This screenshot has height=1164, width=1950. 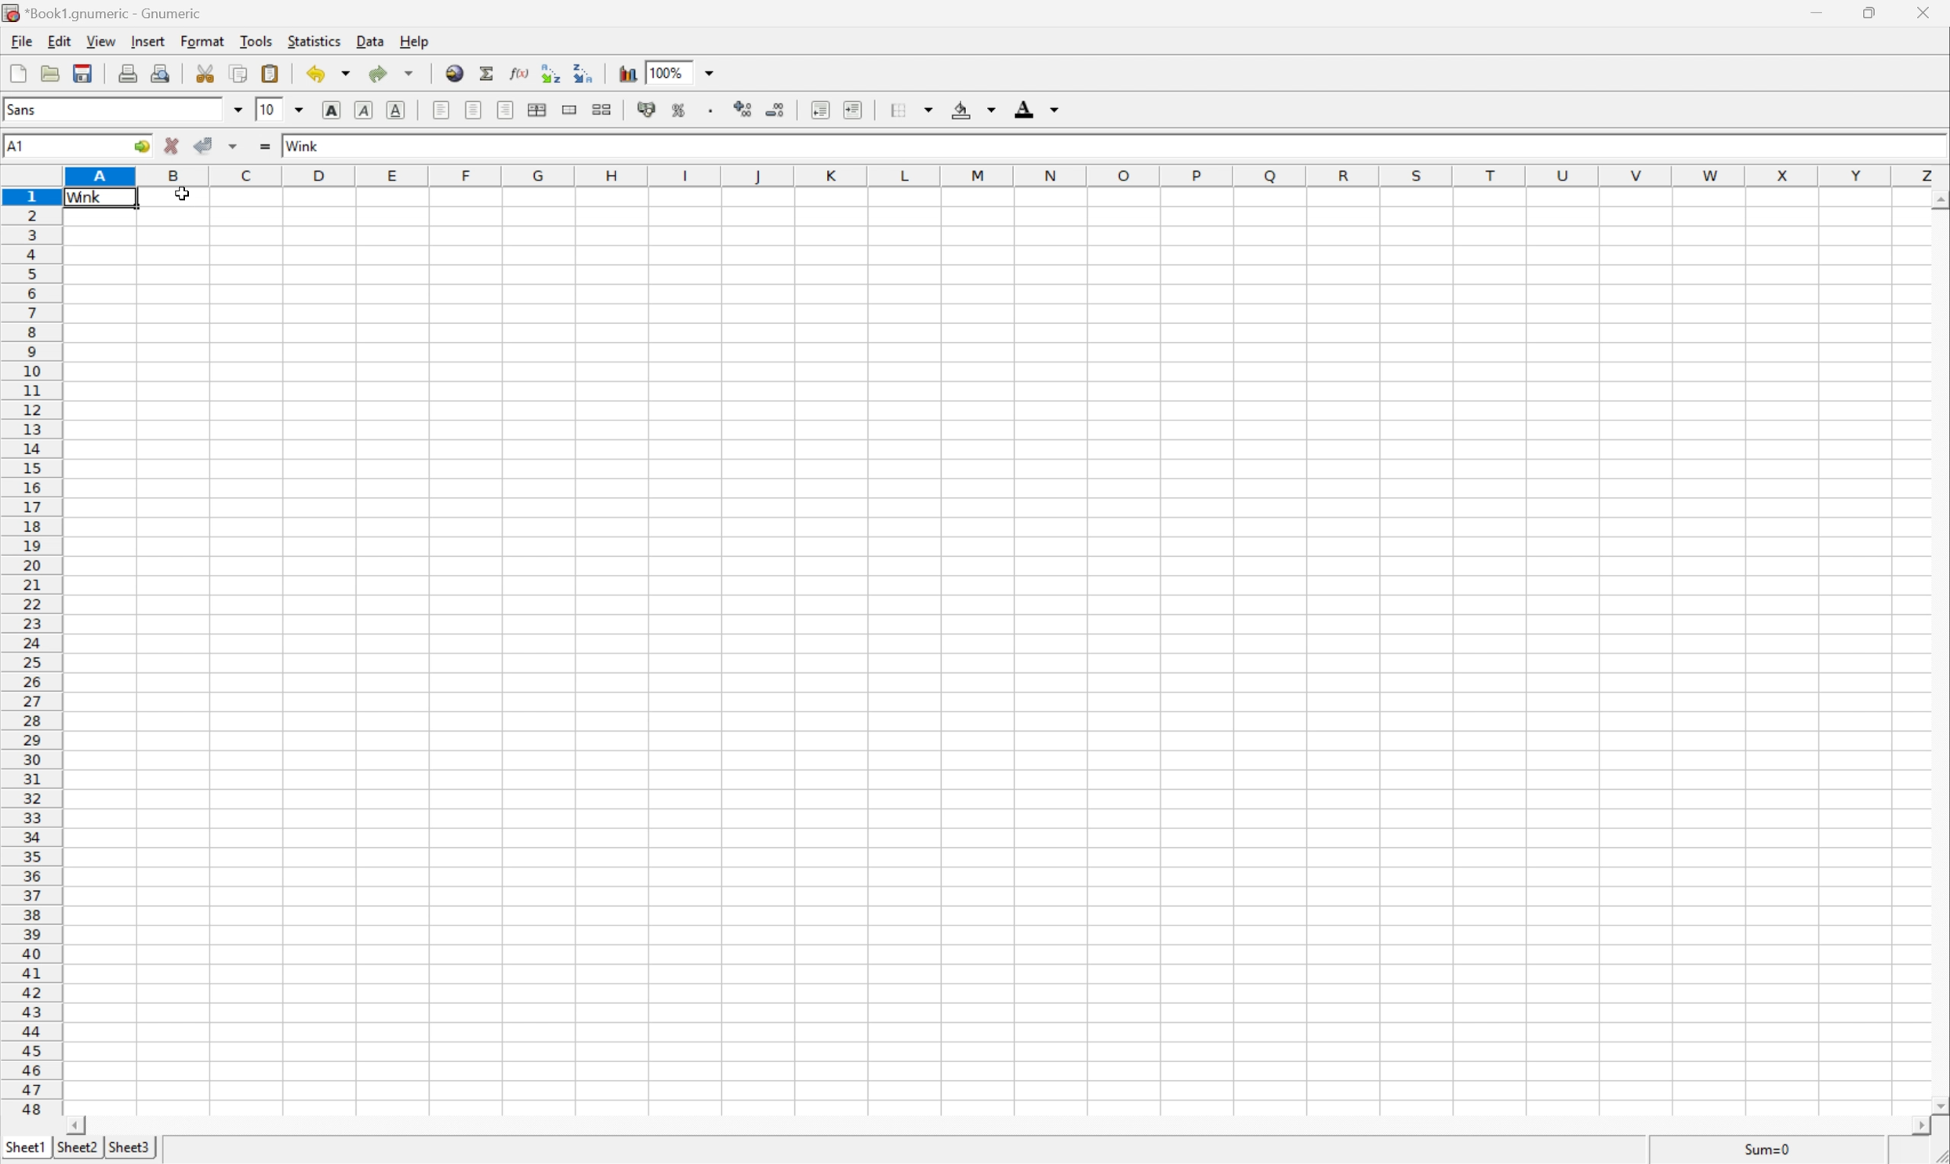 I want to click on scroll left, so click(x=1919, y=1124).